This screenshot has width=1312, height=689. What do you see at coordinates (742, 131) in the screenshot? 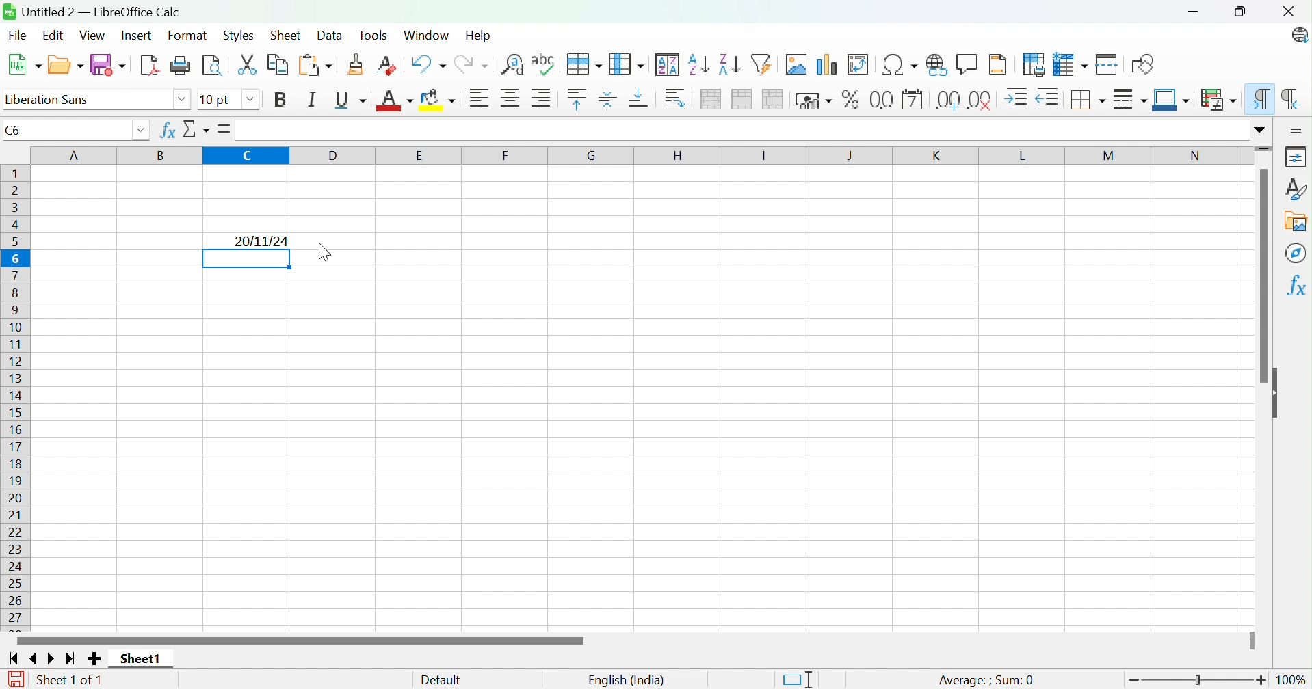
I see `Input line` at bounding box center [742, 131].